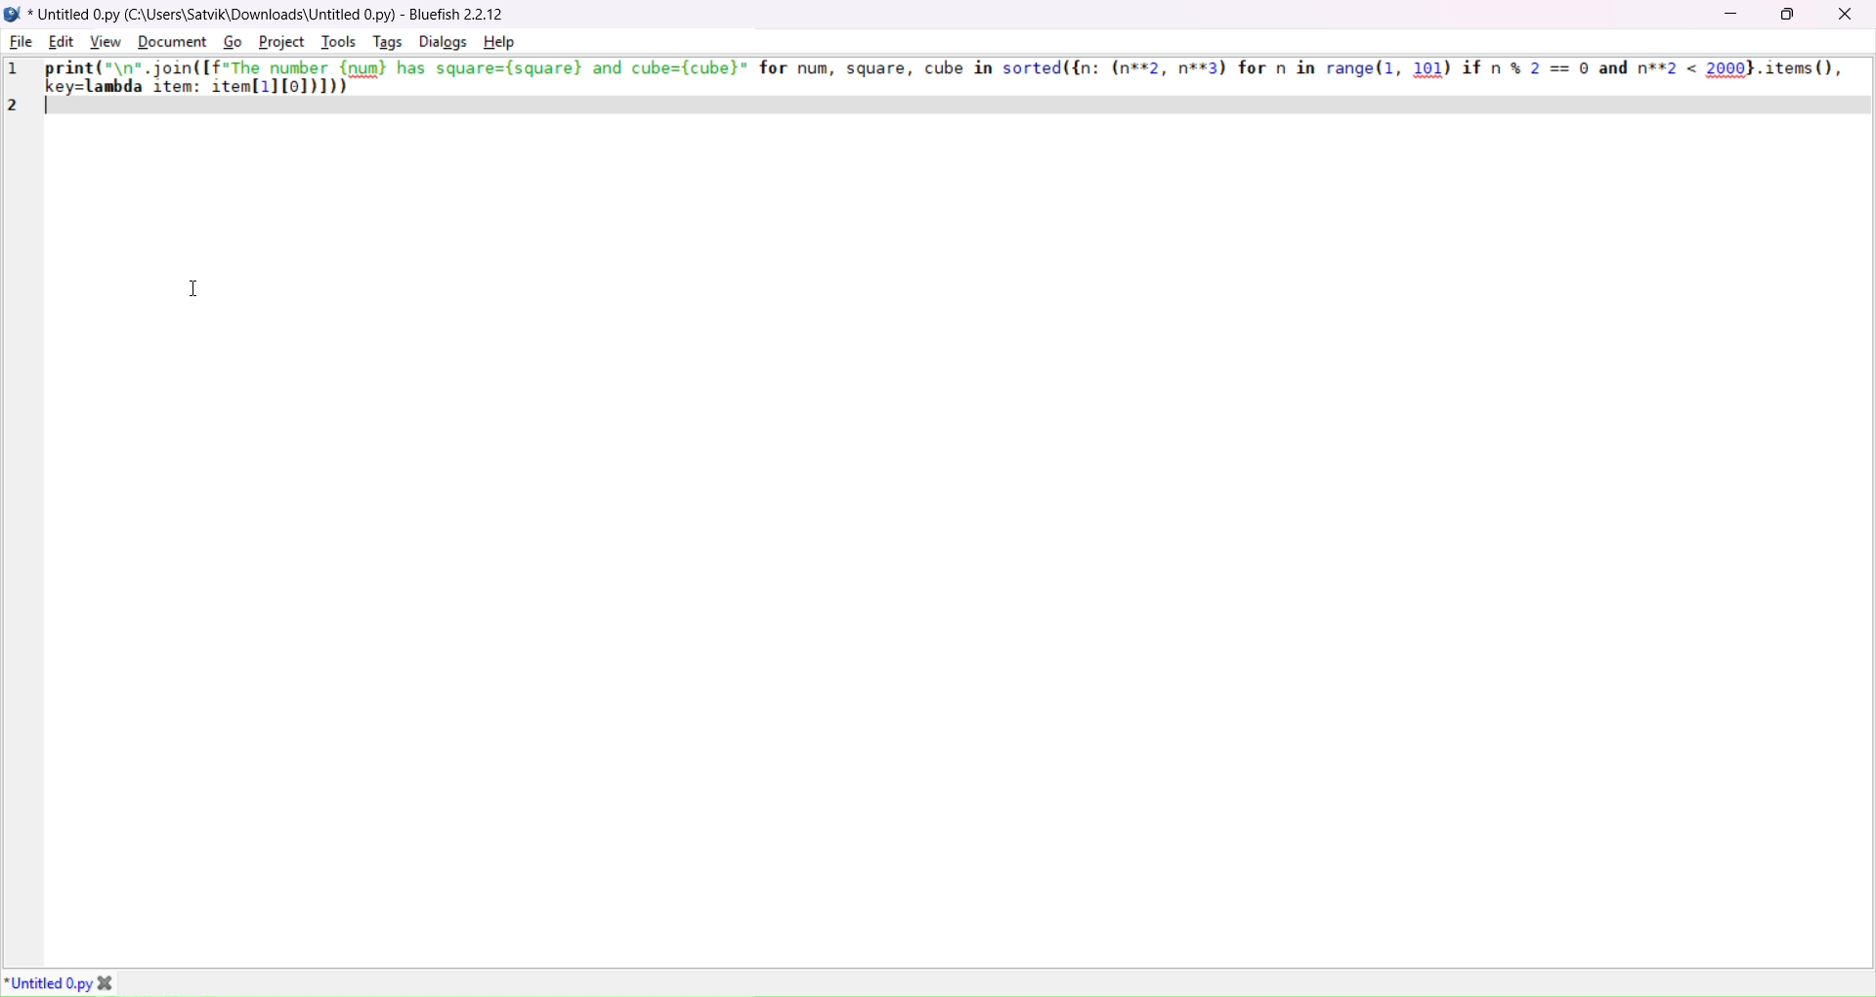 The height and width of the screenshot is (997, 1876). Describe the element at coordinates (19, 41) in the screenshot. I see `file` at that location.